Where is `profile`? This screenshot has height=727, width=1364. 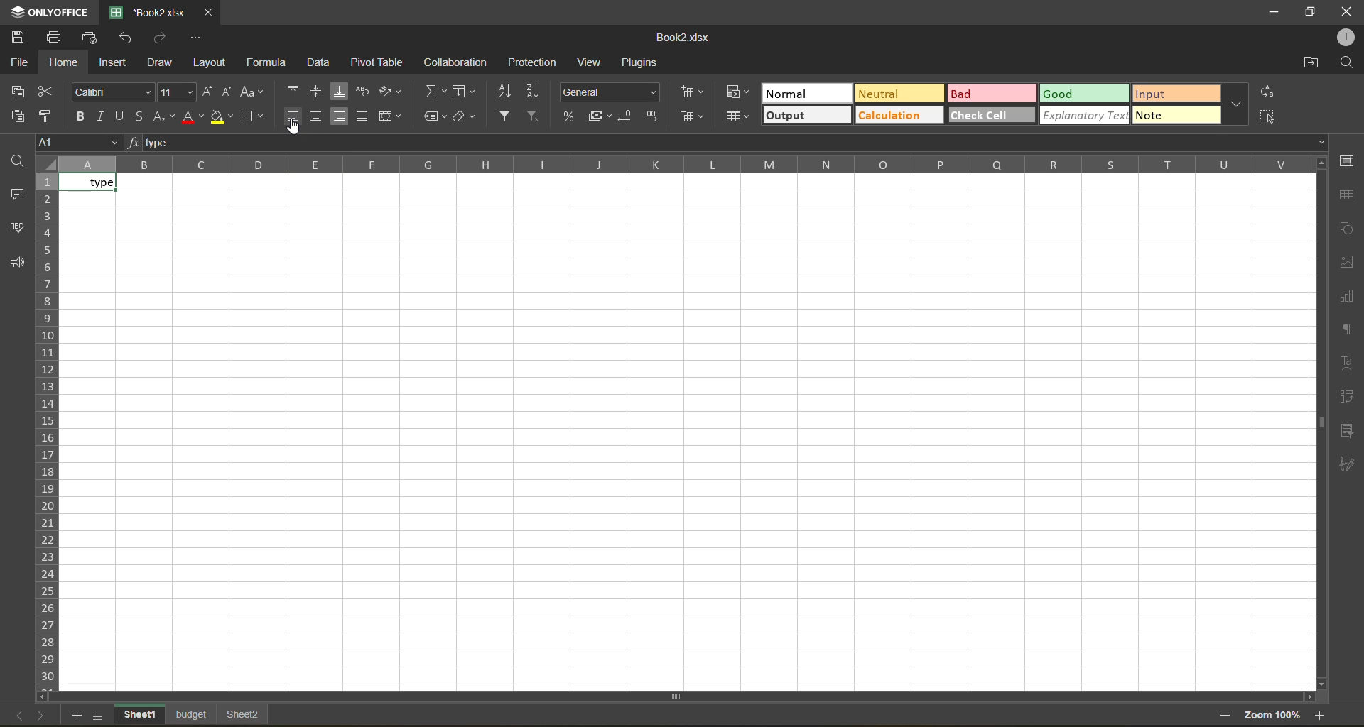 profile is located at coordinates (1343, 36).